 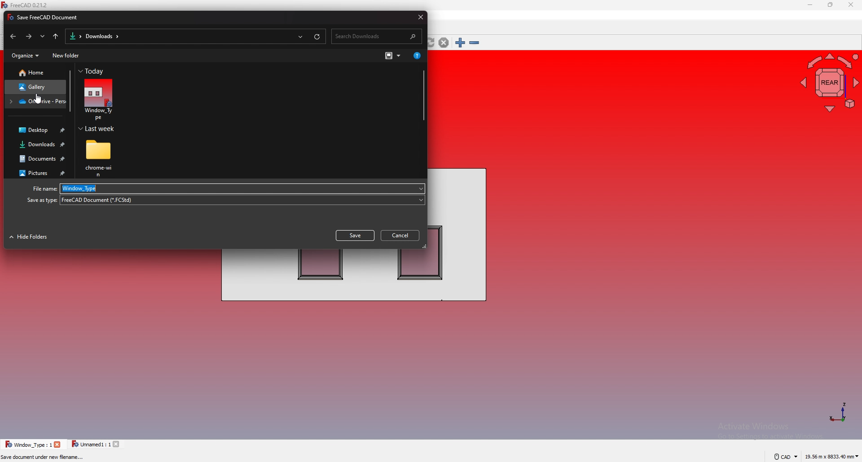 I want to click on FreeCAD 0.21.2, so click(x=26, y=5).